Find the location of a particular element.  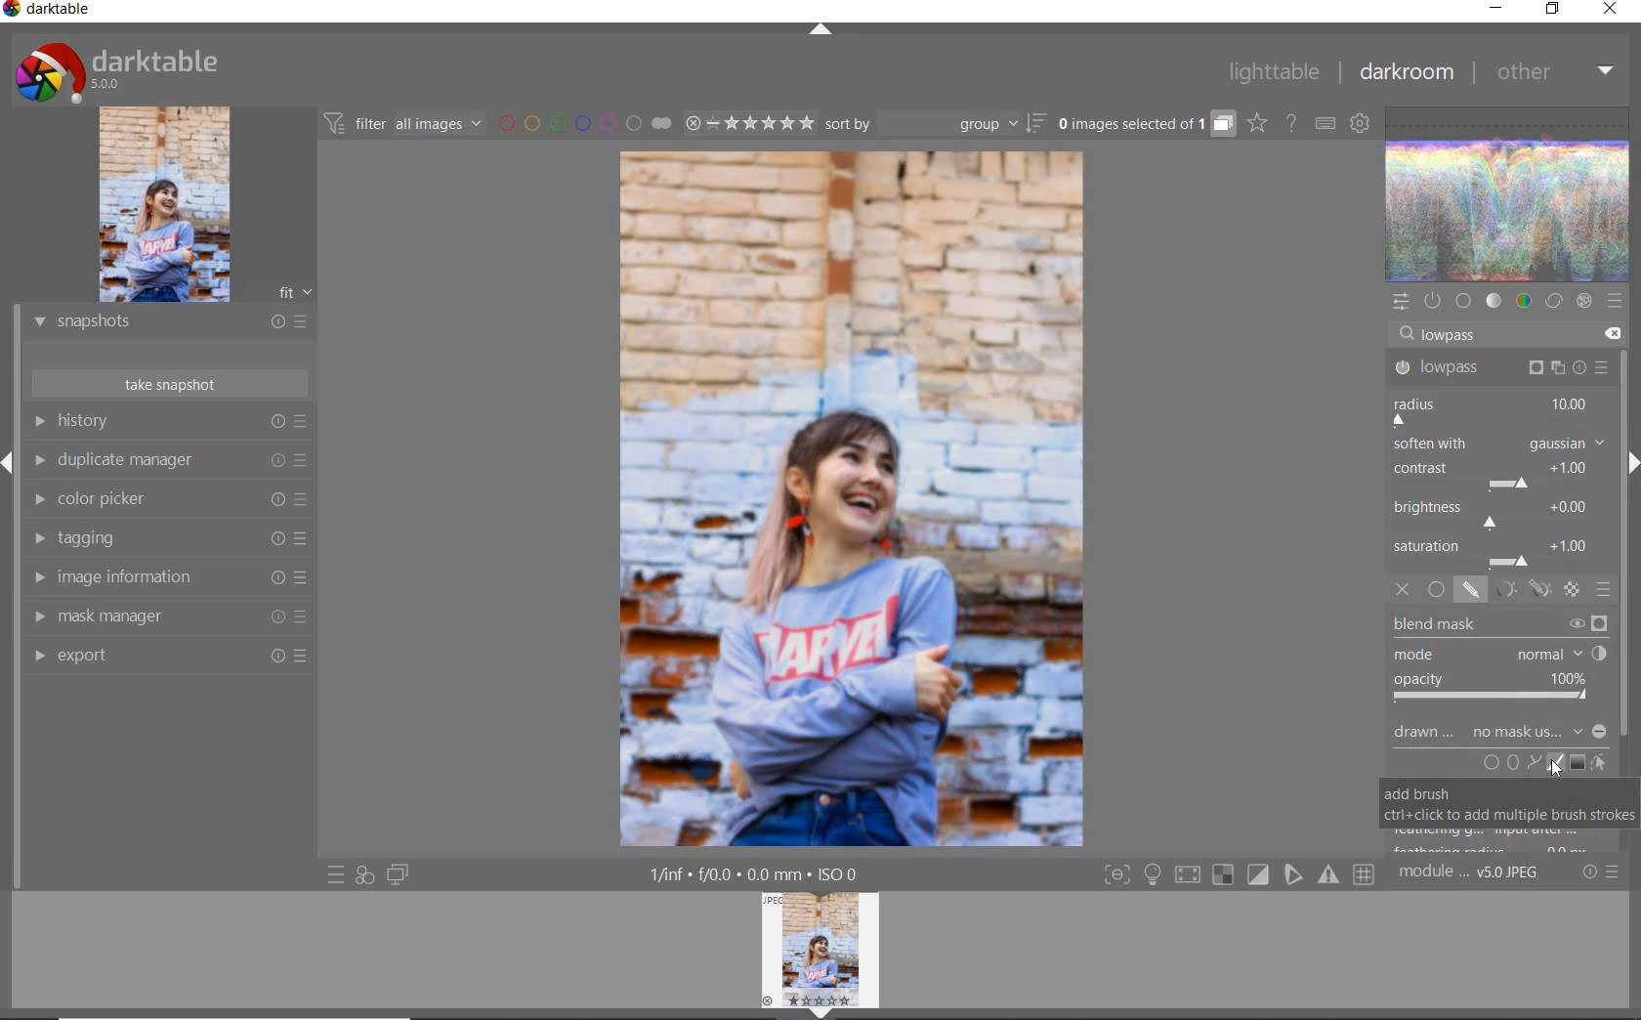

quick access to presets is located at coordinates (338, 873).